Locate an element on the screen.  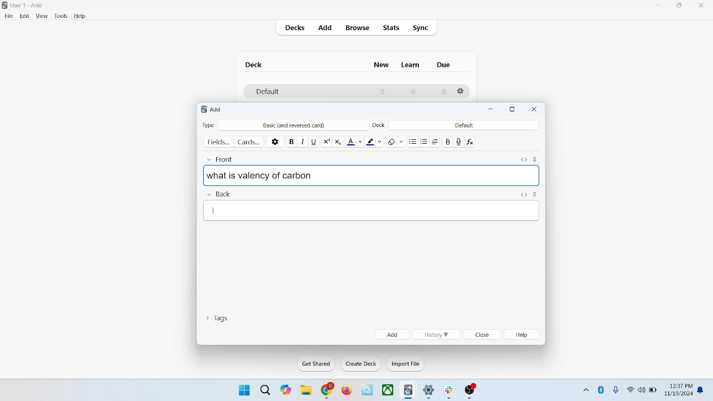
decks is located at coordinates (296, 29).